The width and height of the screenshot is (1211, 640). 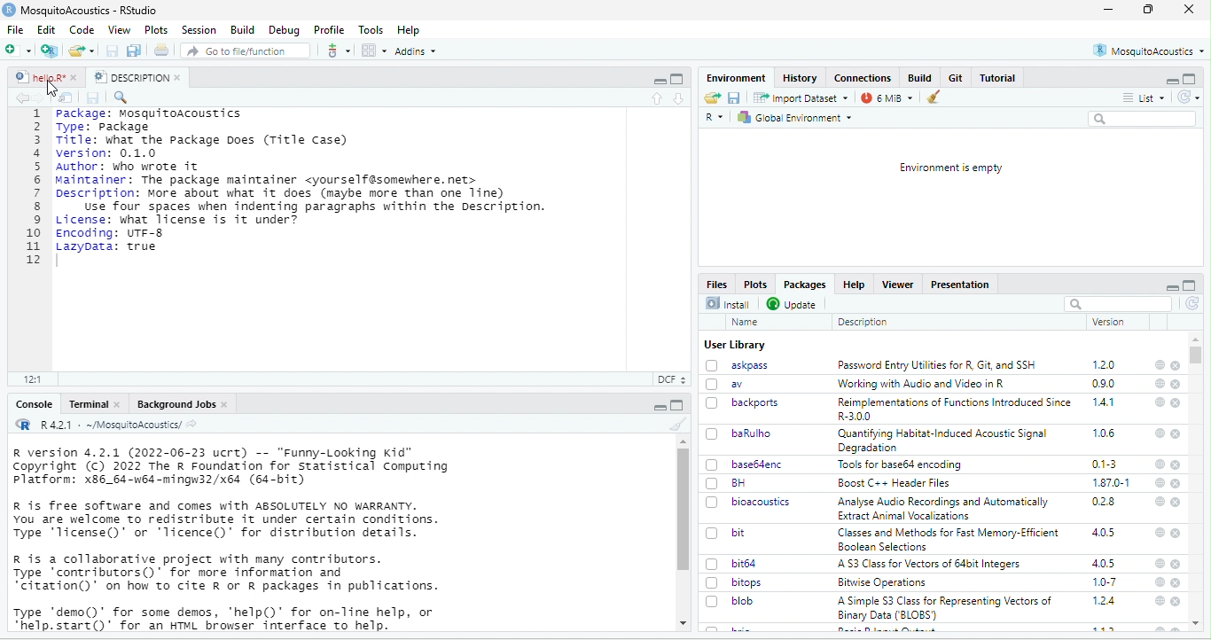 What do you see at coordinates (745, 322) in the screenshot?
I see `Name` at bounding box center [745, 322].